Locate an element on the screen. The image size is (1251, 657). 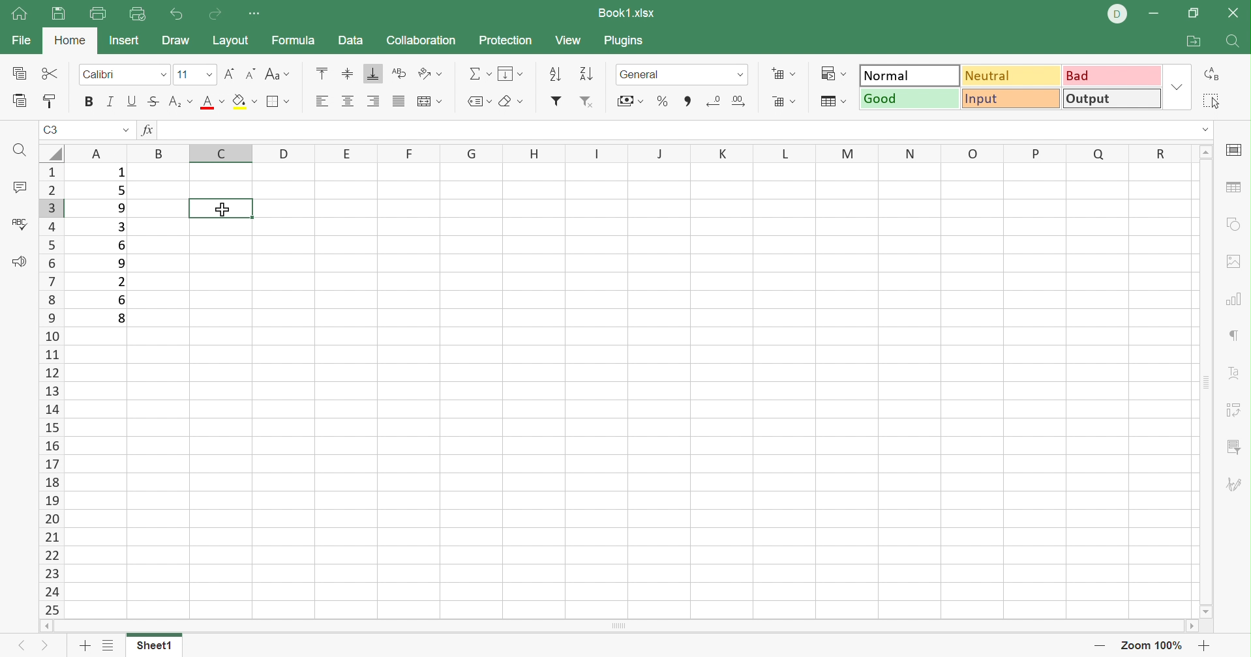
ollaboration is located at coordinates (423, 42).